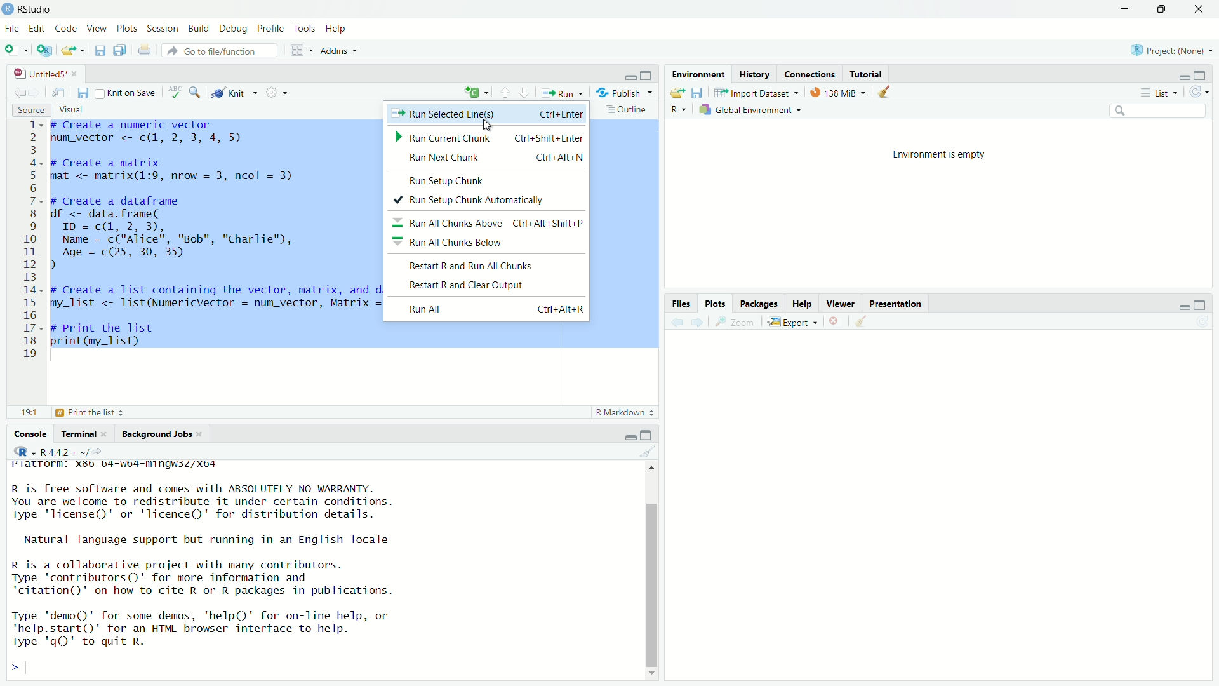 The image size is (1219, 686). Describe the element at coordinates (476, 200) in the screenshot. I see `Run Setup Chunk Automatically` at that location.